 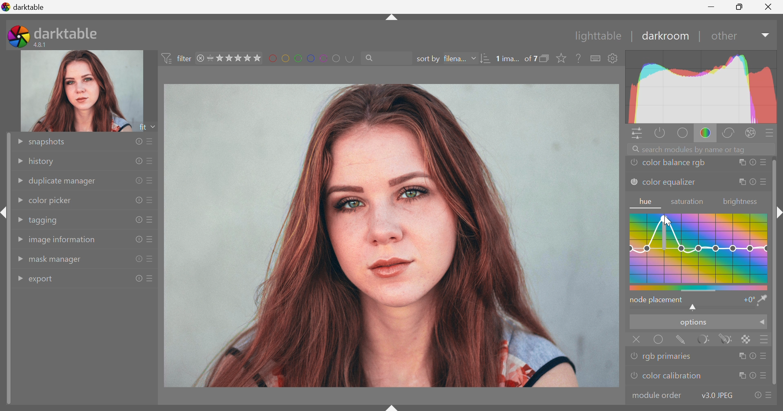 What do you see at coordinates (740, 202) in the screenshot?
I see `brightness` at bounding box center [740, 202].